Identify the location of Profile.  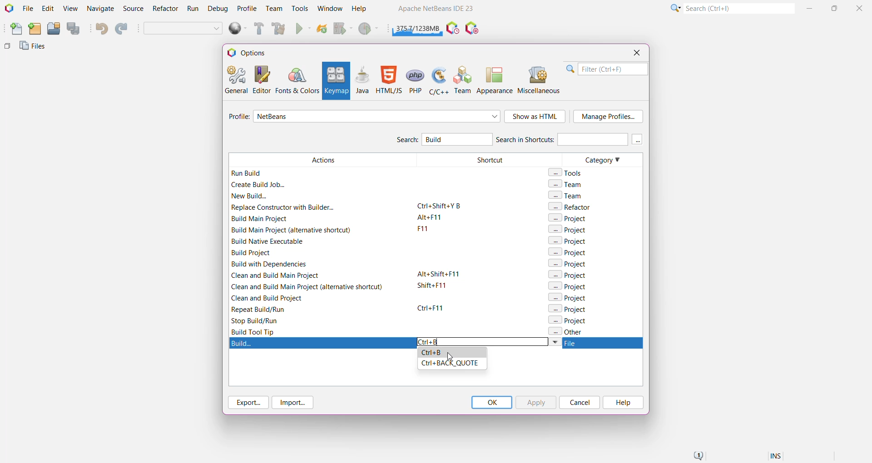
(238, 118).